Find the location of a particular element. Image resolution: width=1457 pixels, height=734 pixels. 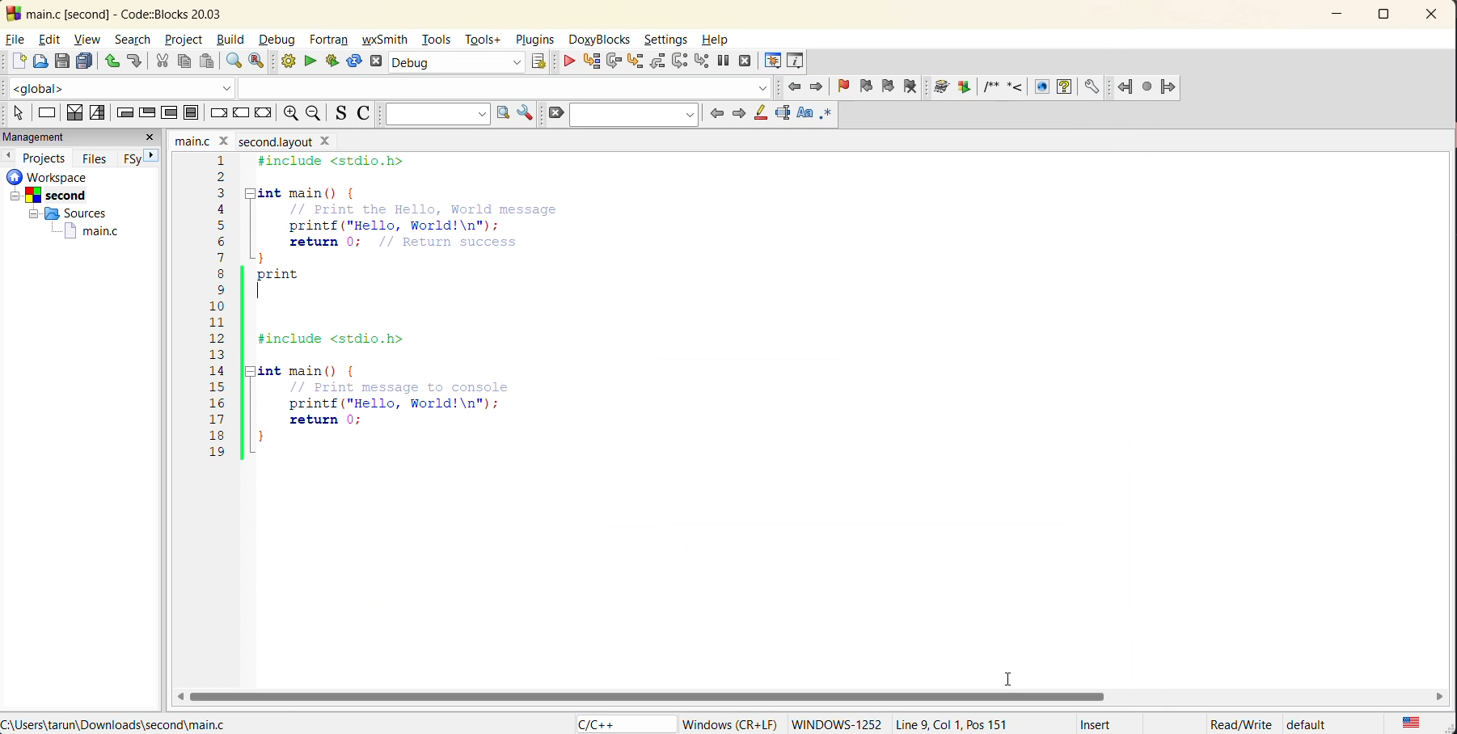

jump forward is located at coordinates (817, 88).